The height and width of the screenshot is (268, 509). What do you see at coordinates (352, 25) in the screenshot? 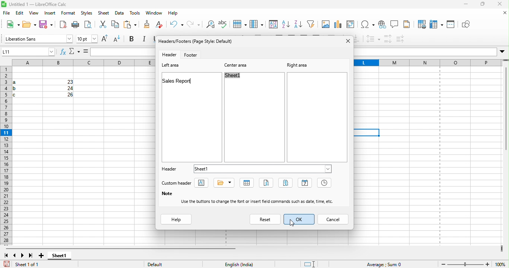
I see `edit pivot table` at bounding box center [352, 25].